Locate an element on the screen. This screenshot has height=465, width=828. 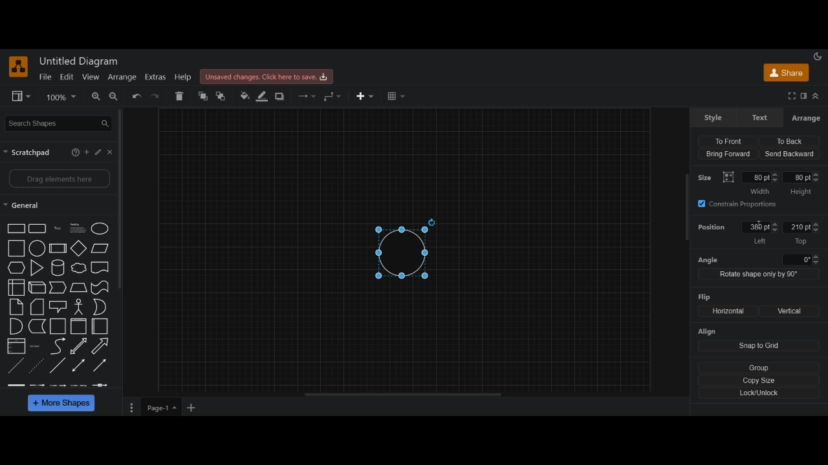
zoom is located at coordinates (61, 97).